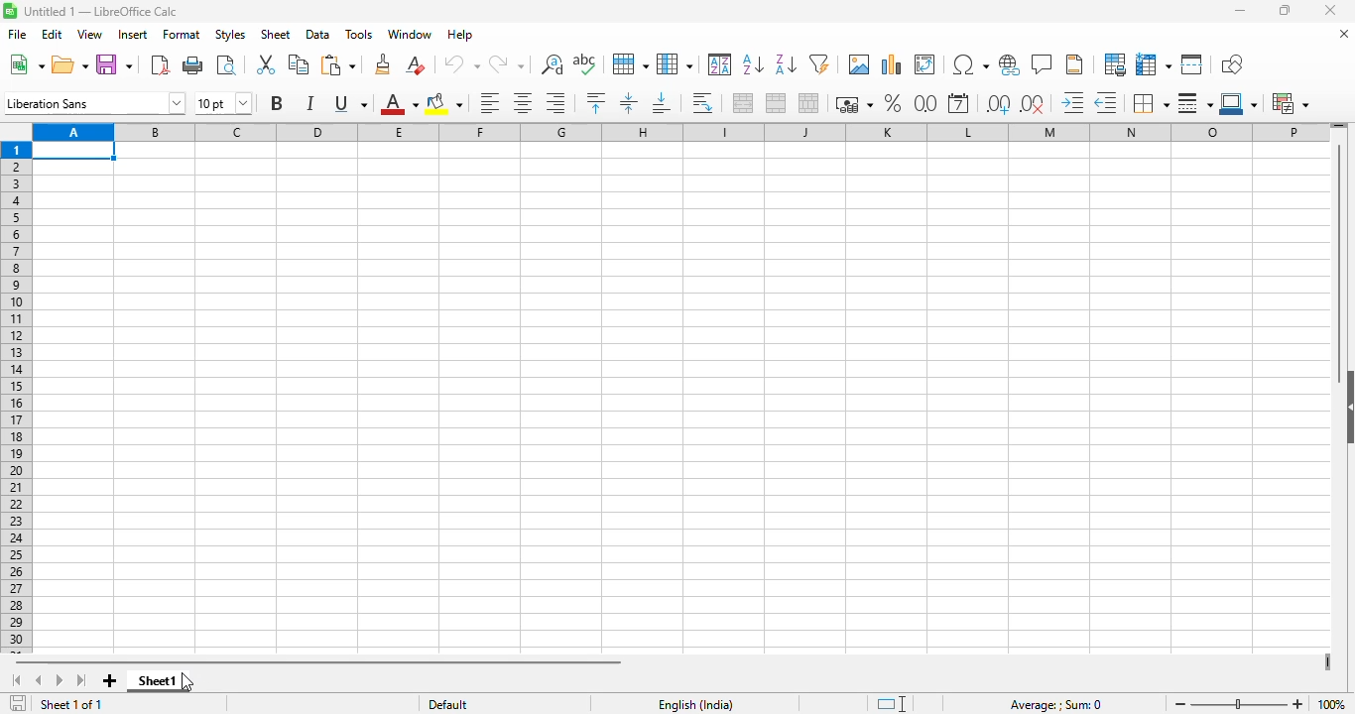  Describe the element at coordinates (694, 704) in the screenshot. I see `English (India)` at that location.